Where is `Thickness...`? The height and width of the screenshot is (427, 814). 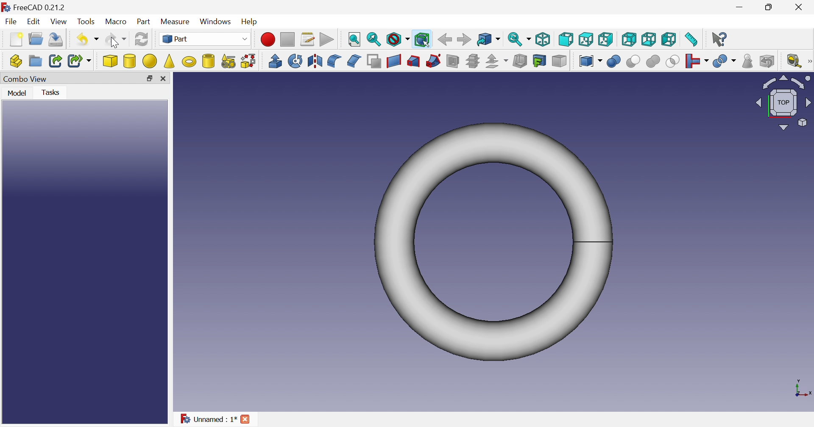
Thickness... is located at coordinates (519, 61).